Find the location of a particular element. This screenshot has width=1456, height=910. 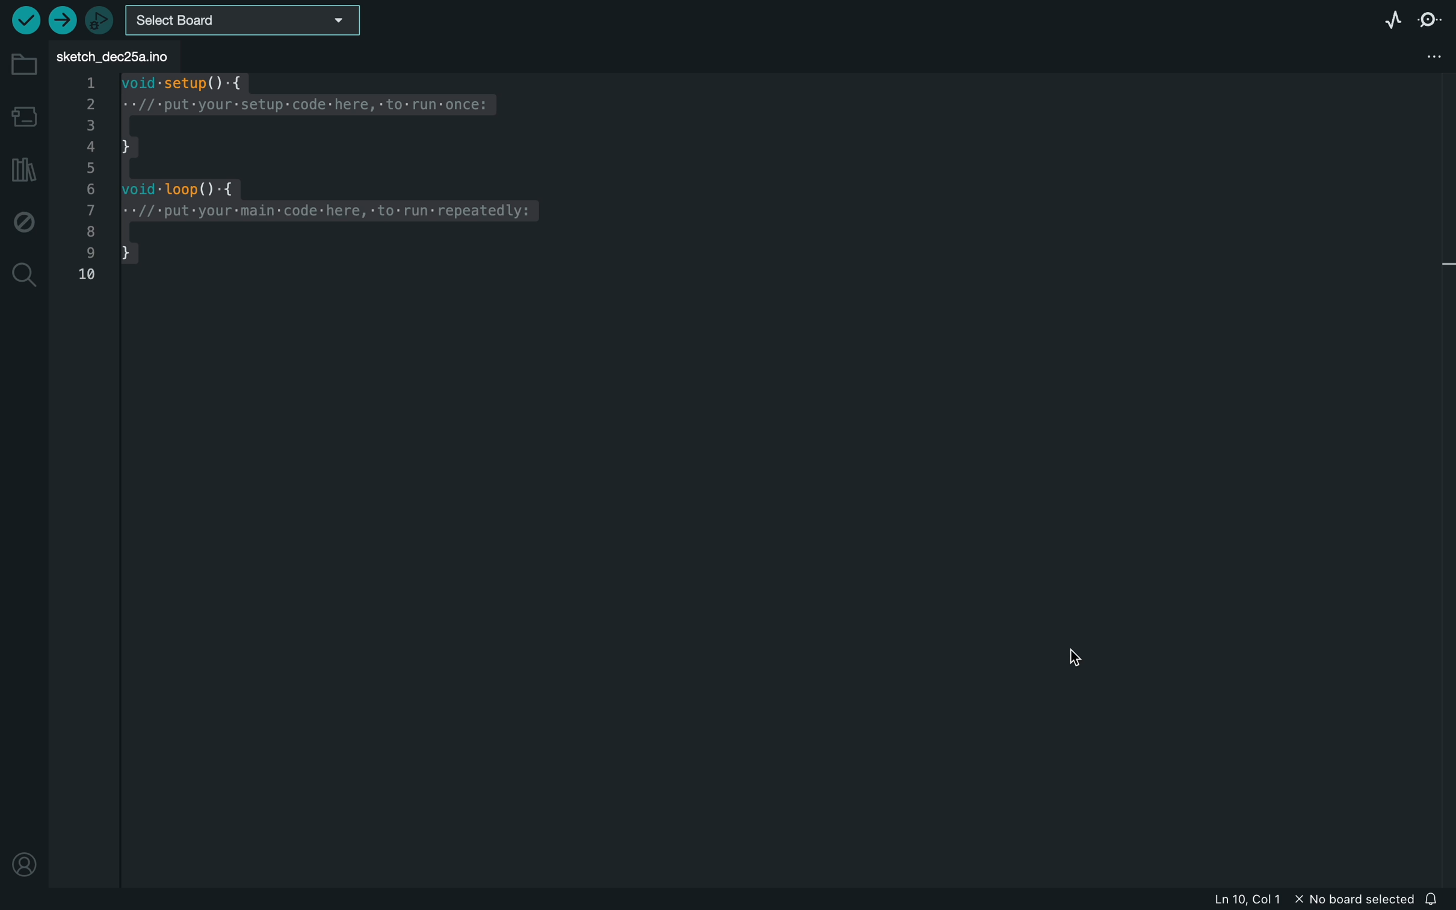

file  setting is located at coordinates (1411, 55).